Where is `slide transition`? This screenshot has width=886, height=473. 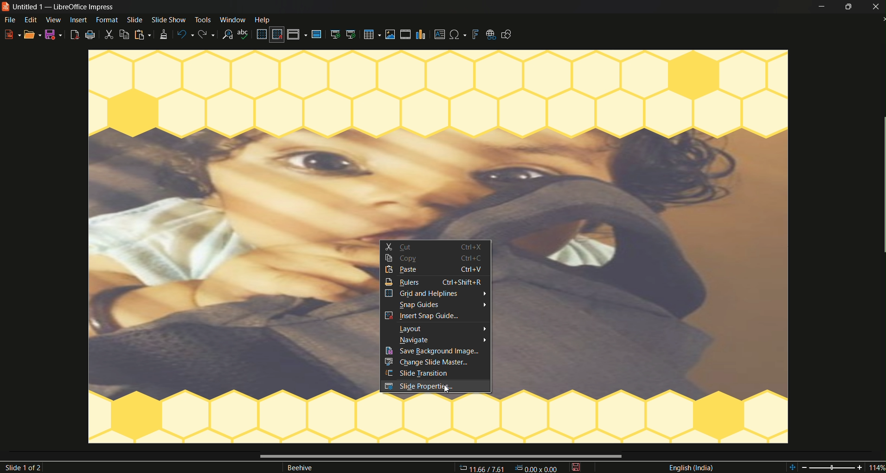 slide transition is located at coordinates (419, 372).